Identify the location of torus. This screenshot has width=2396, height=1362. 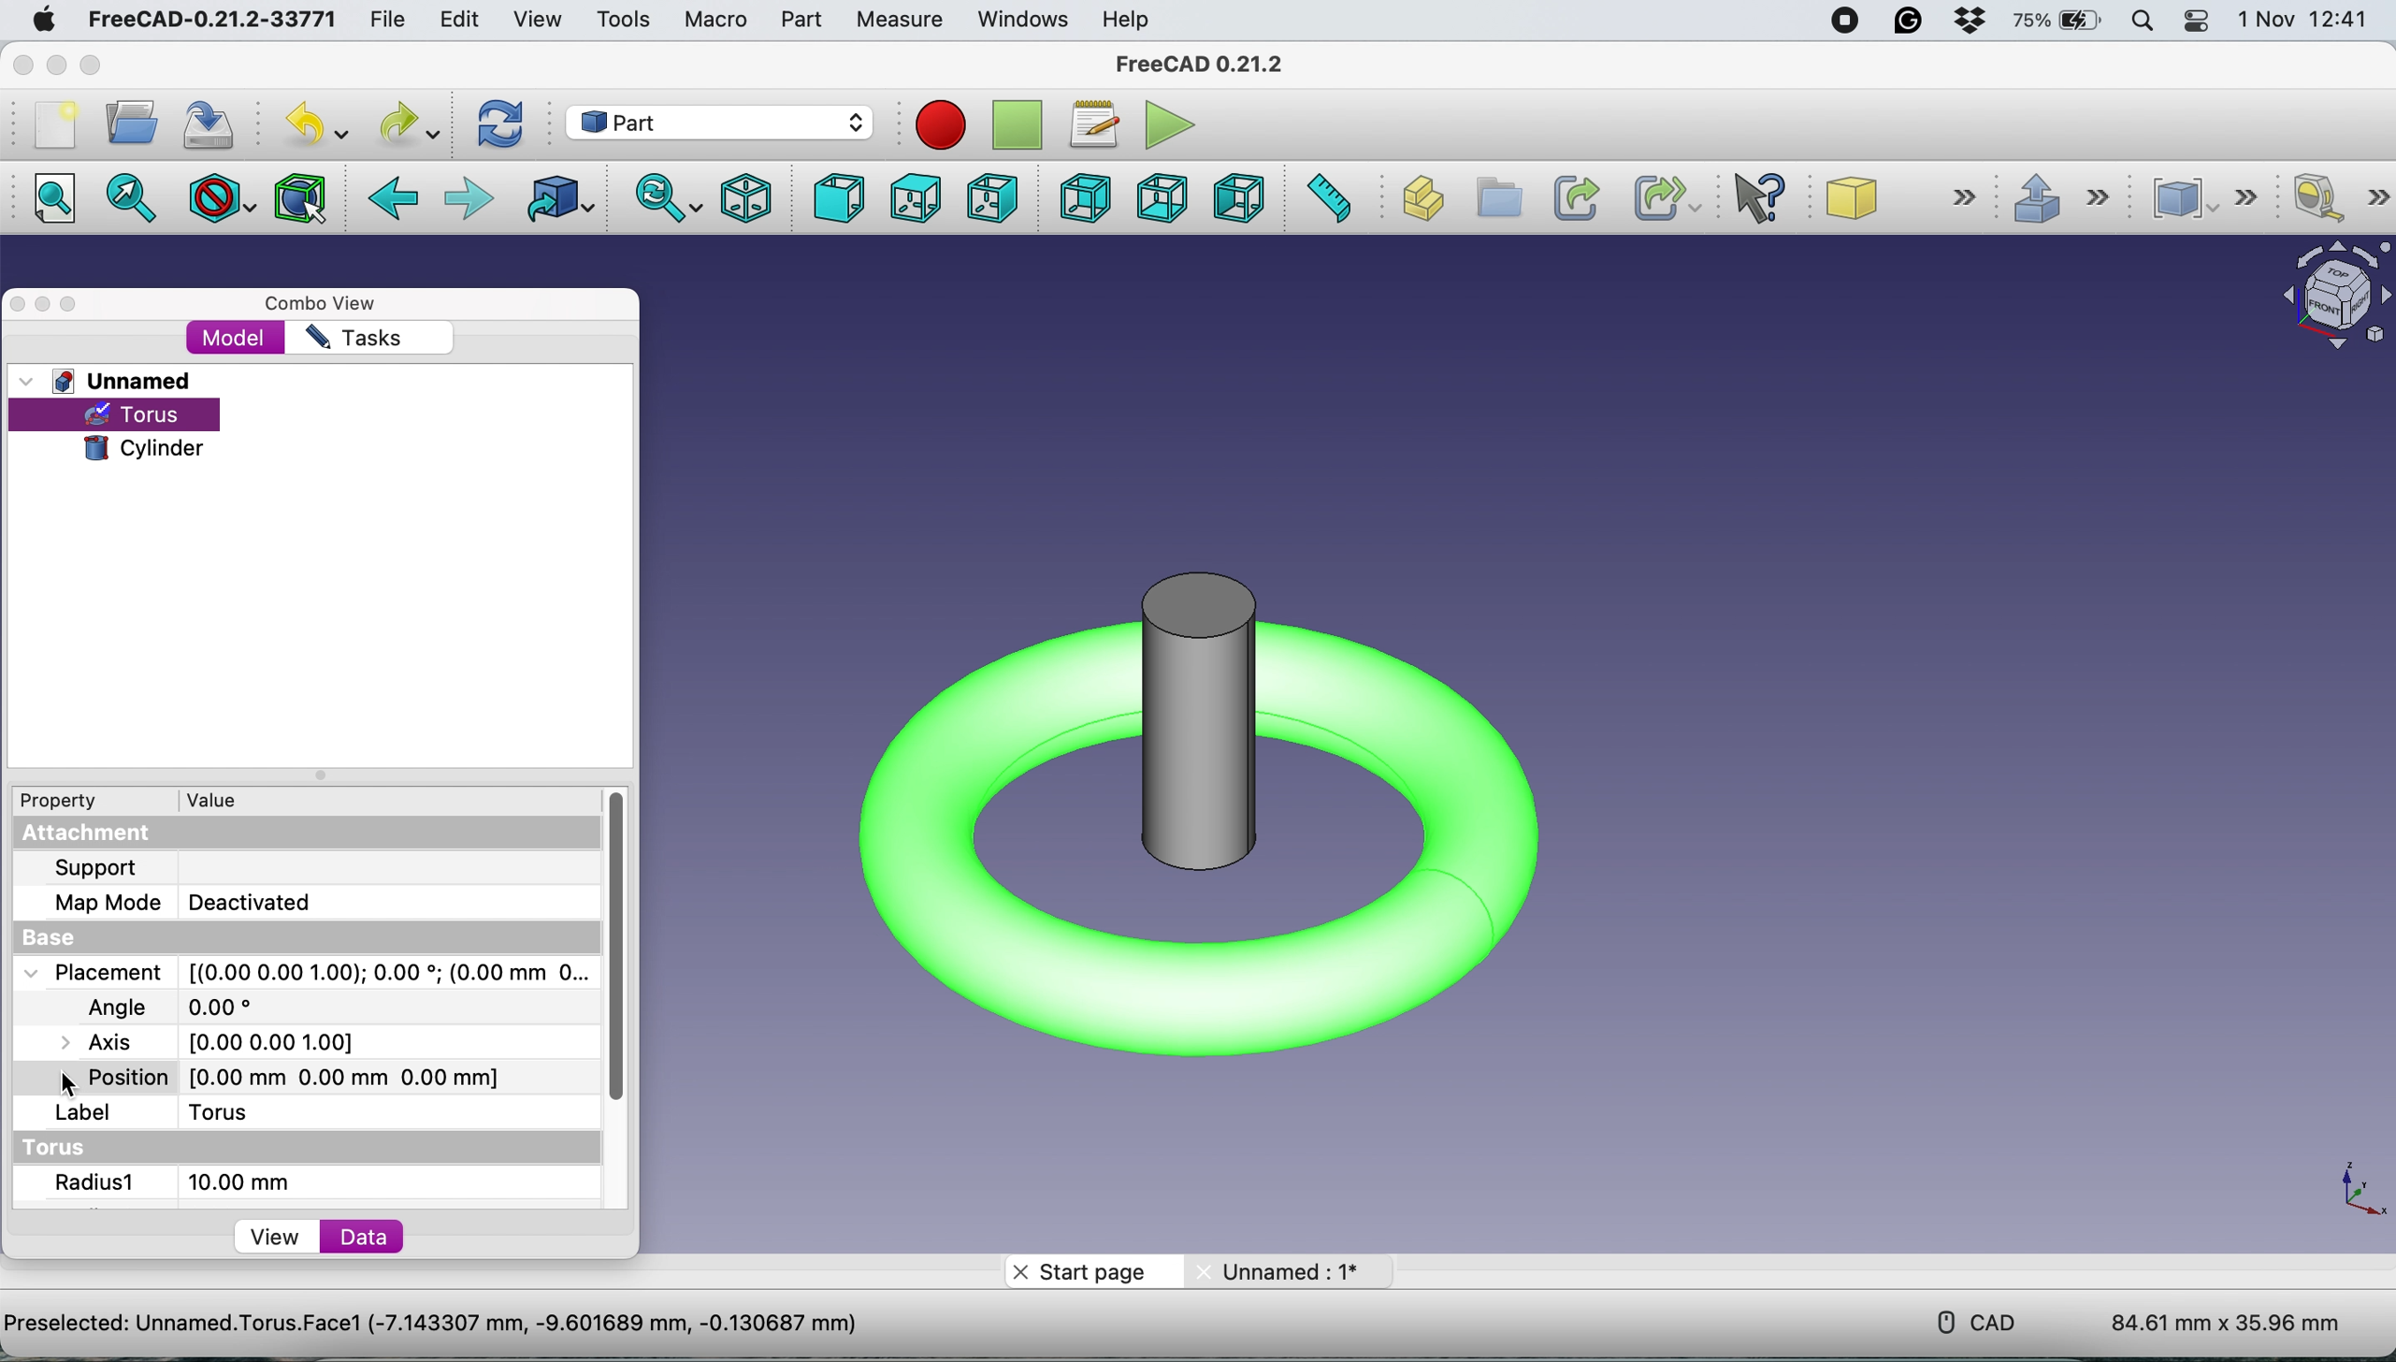
(71, 1148).